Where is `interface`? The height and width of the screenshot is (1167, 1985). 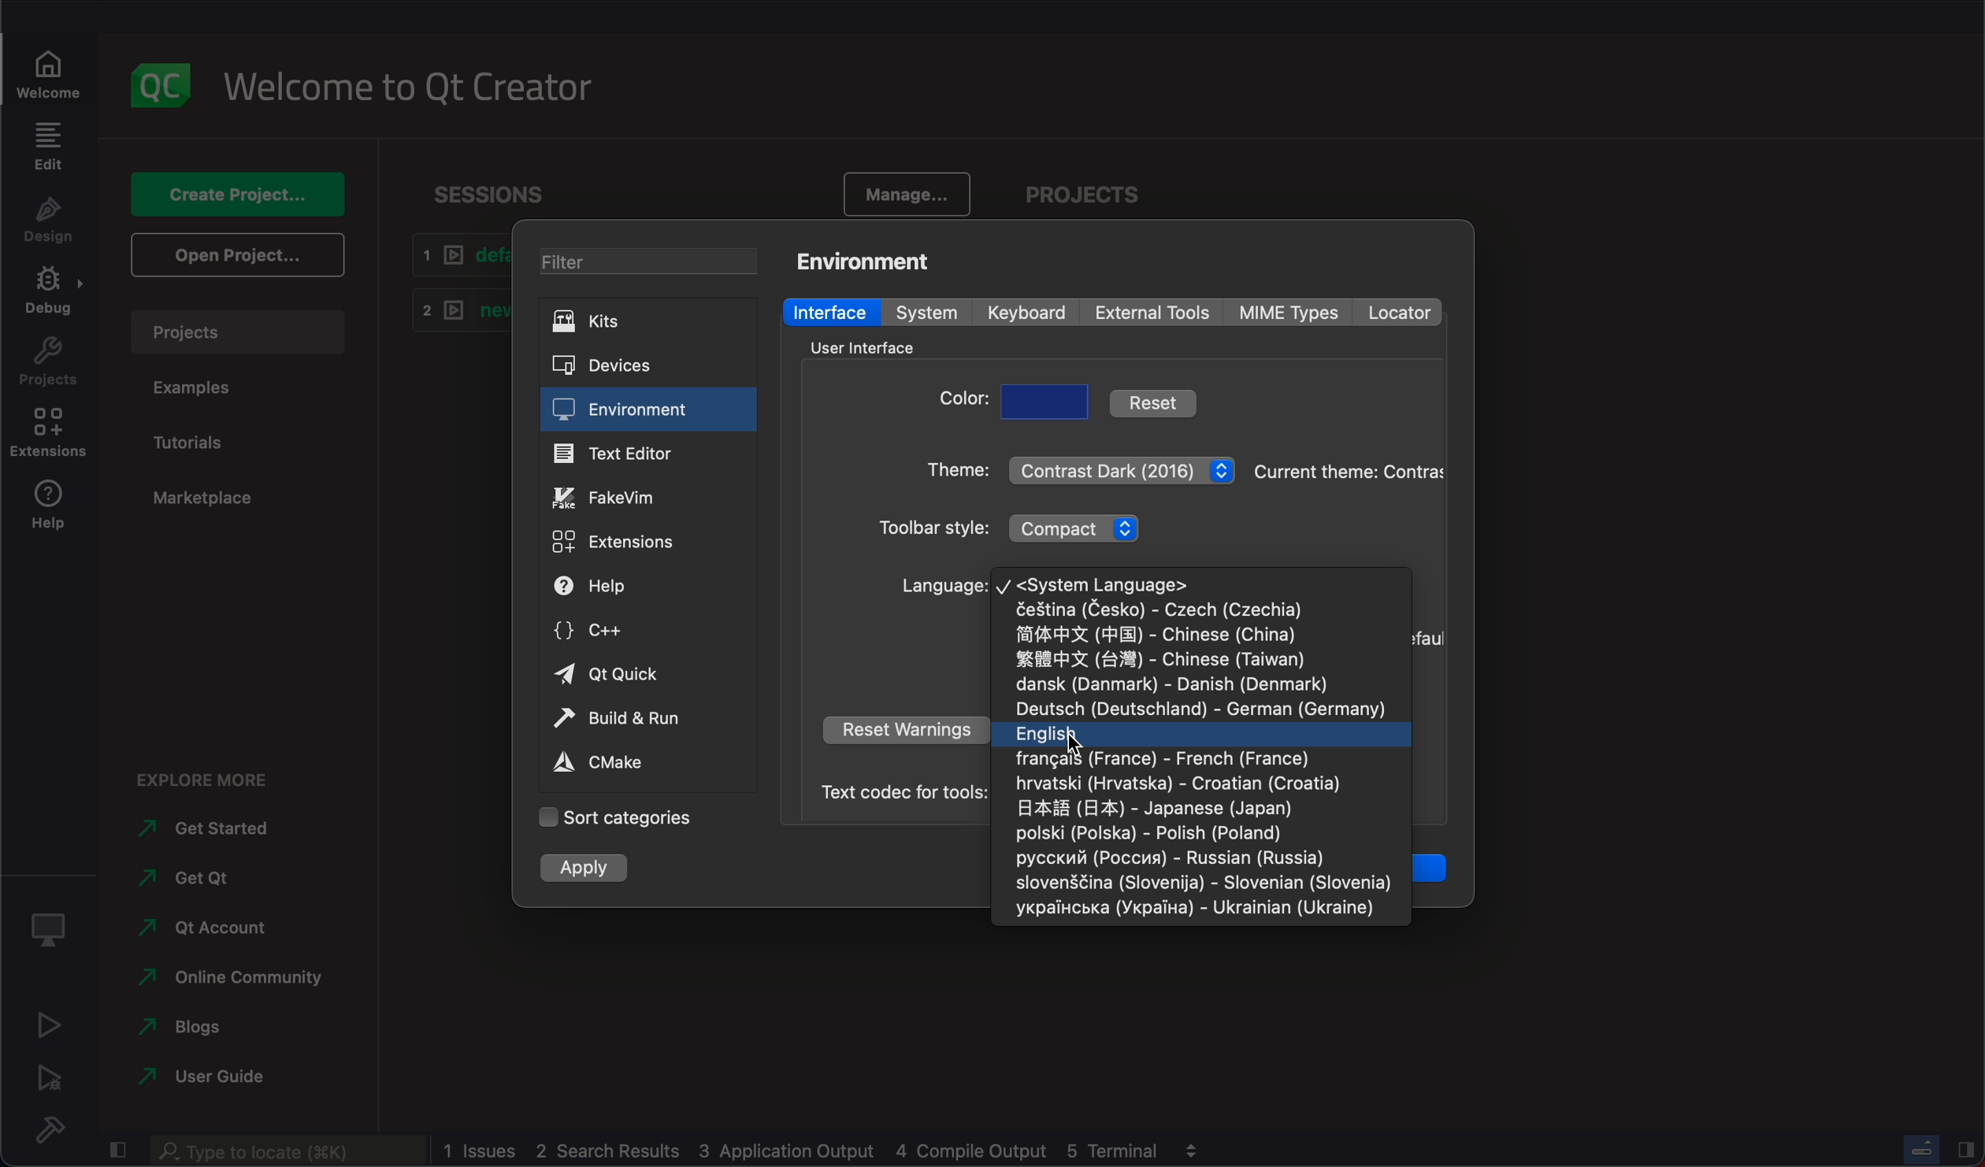
interface is located at coordinates (868, 345).